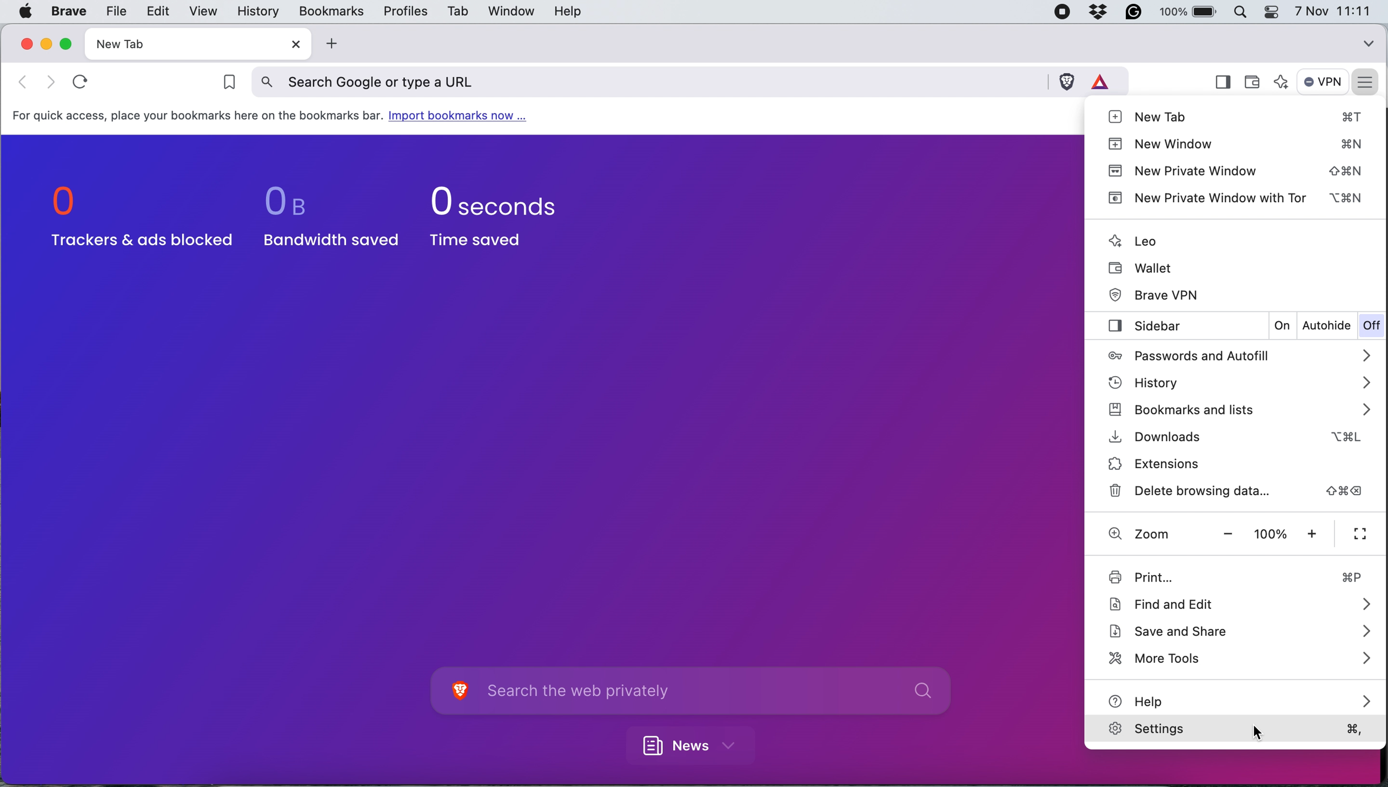  Describe the element at coordinates (138, 218) in the screenshot. I see `0 trackers blocked` at that location.